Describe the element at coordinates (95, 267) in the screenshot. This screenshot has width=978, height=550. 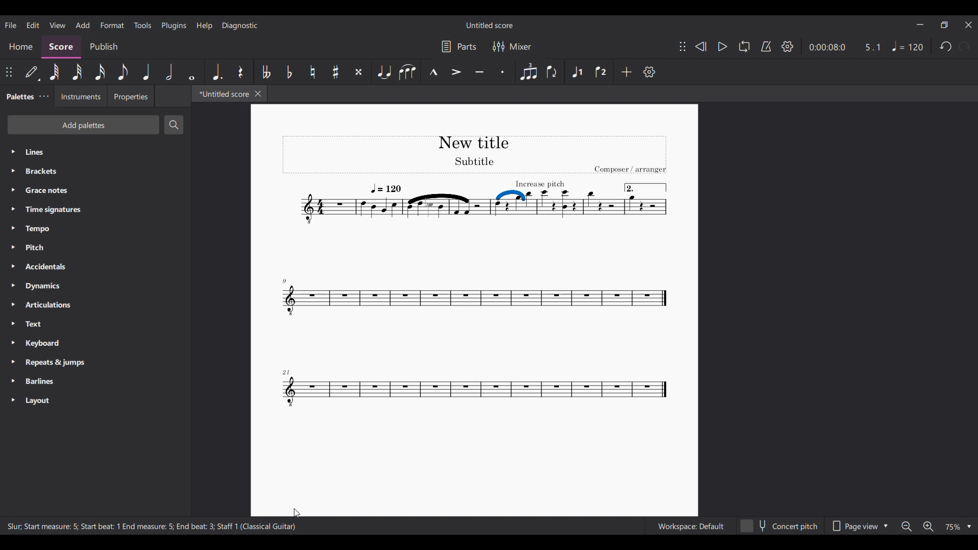
I see `Accidentals` at that location.